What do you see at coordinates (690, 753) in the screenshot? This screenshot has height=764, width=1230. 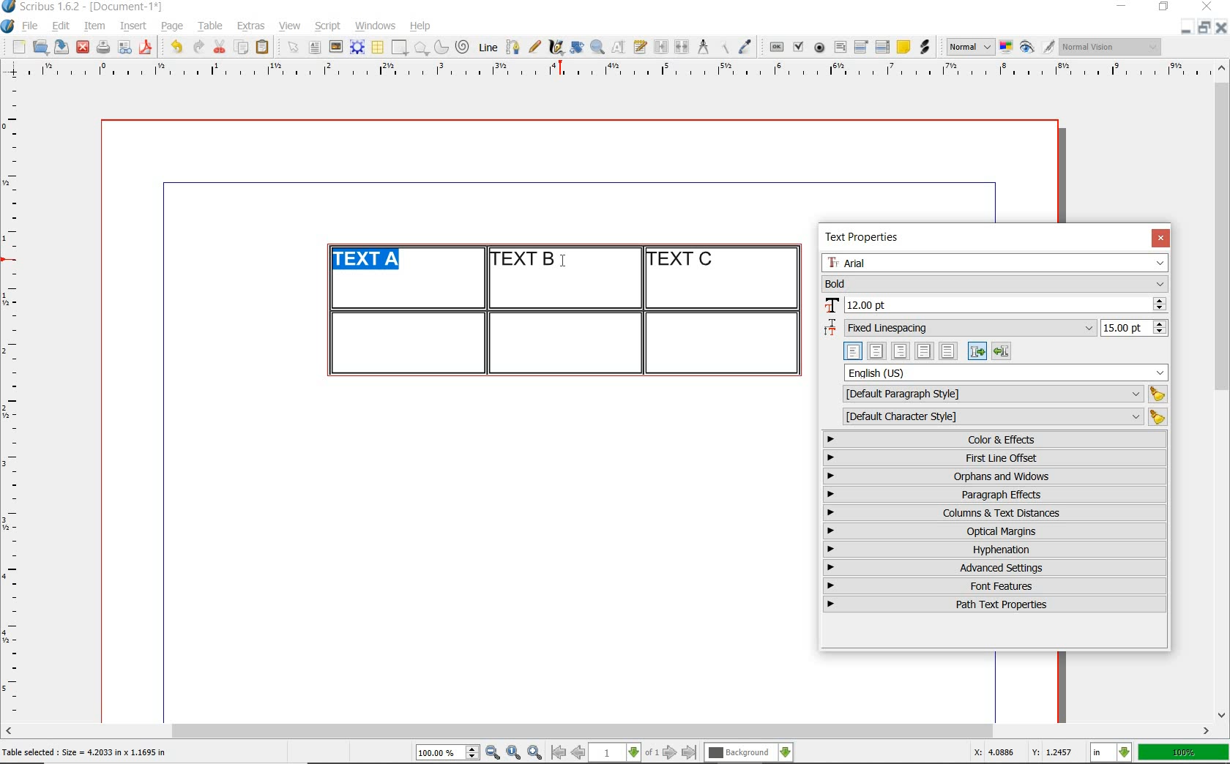 I see `go to last page` at bounding box center [690, 753].